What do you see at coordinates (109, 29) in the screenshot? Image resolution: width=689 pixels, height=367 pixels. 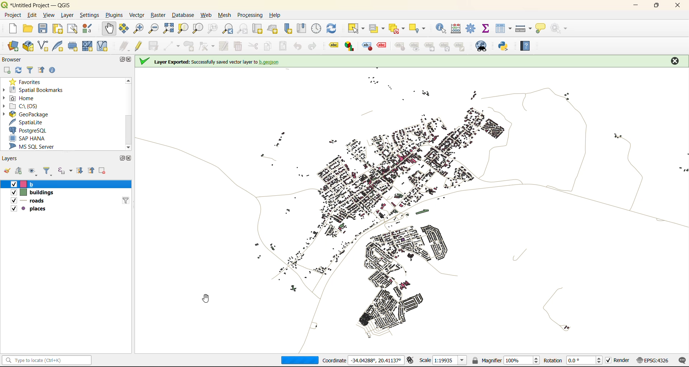 I see `pan map` at bounding box center [109, 29].